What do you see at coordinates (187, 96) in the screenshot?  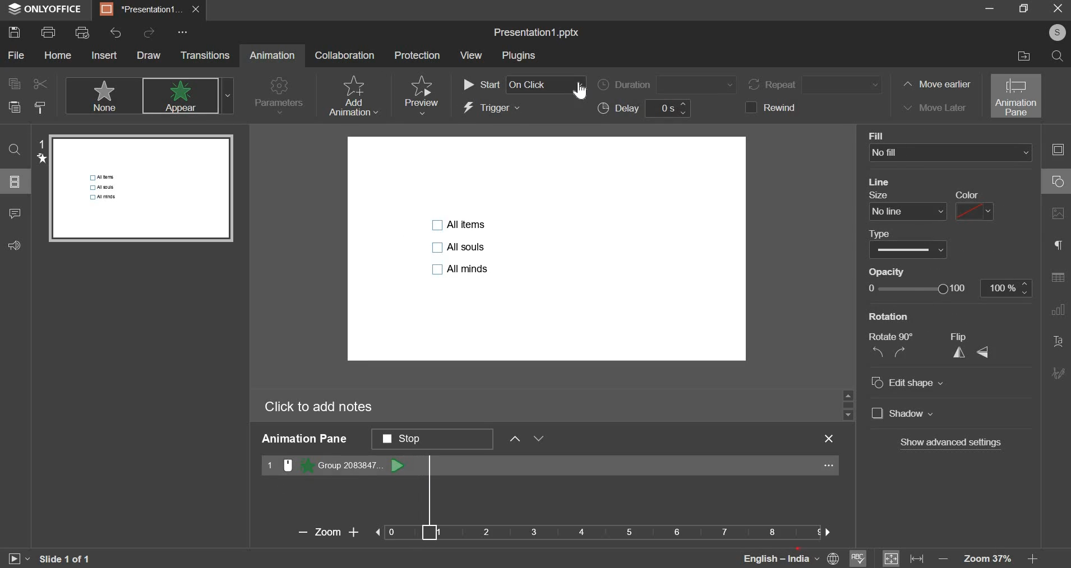 I see `appear` at bounding box center [187, 96].